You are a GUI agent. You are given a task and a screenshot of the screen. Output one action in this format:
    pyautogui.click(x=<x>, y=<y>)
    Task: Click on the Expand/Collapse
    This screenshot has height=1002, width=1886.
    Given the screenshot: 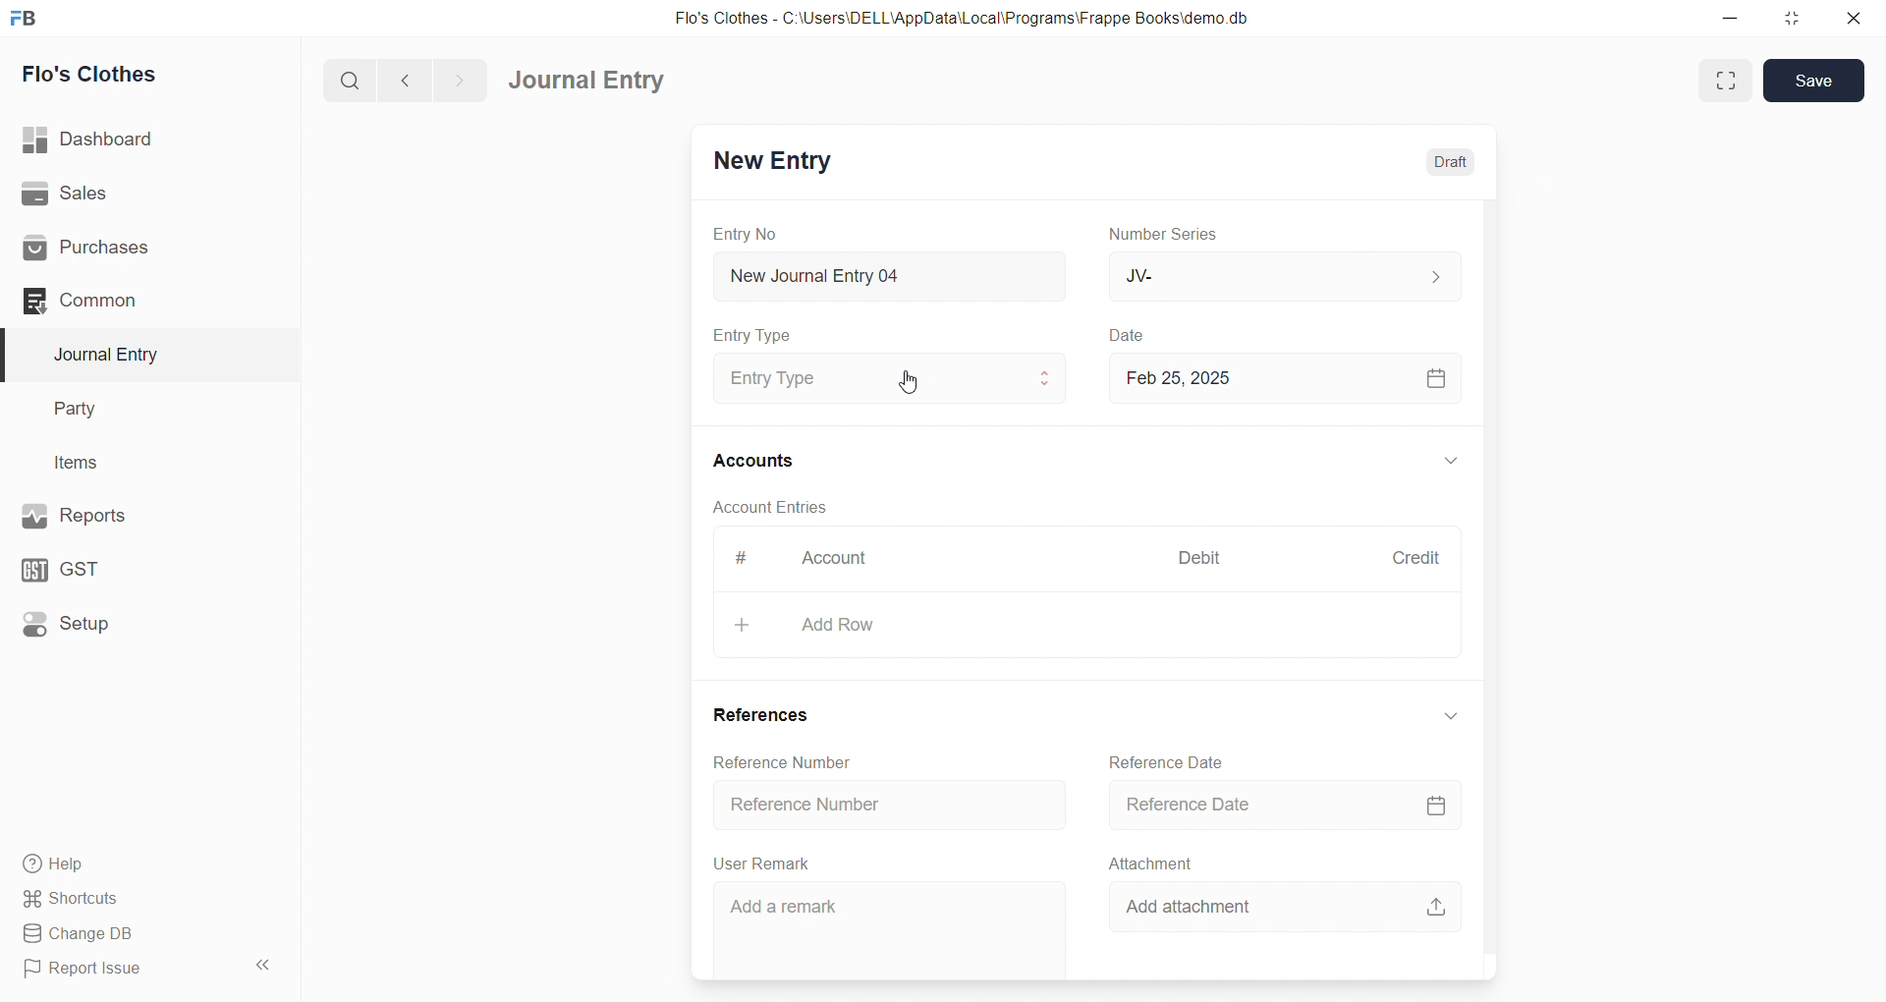 What is the action you would take?
    pyautogui.click(x=1451, y=463)
    